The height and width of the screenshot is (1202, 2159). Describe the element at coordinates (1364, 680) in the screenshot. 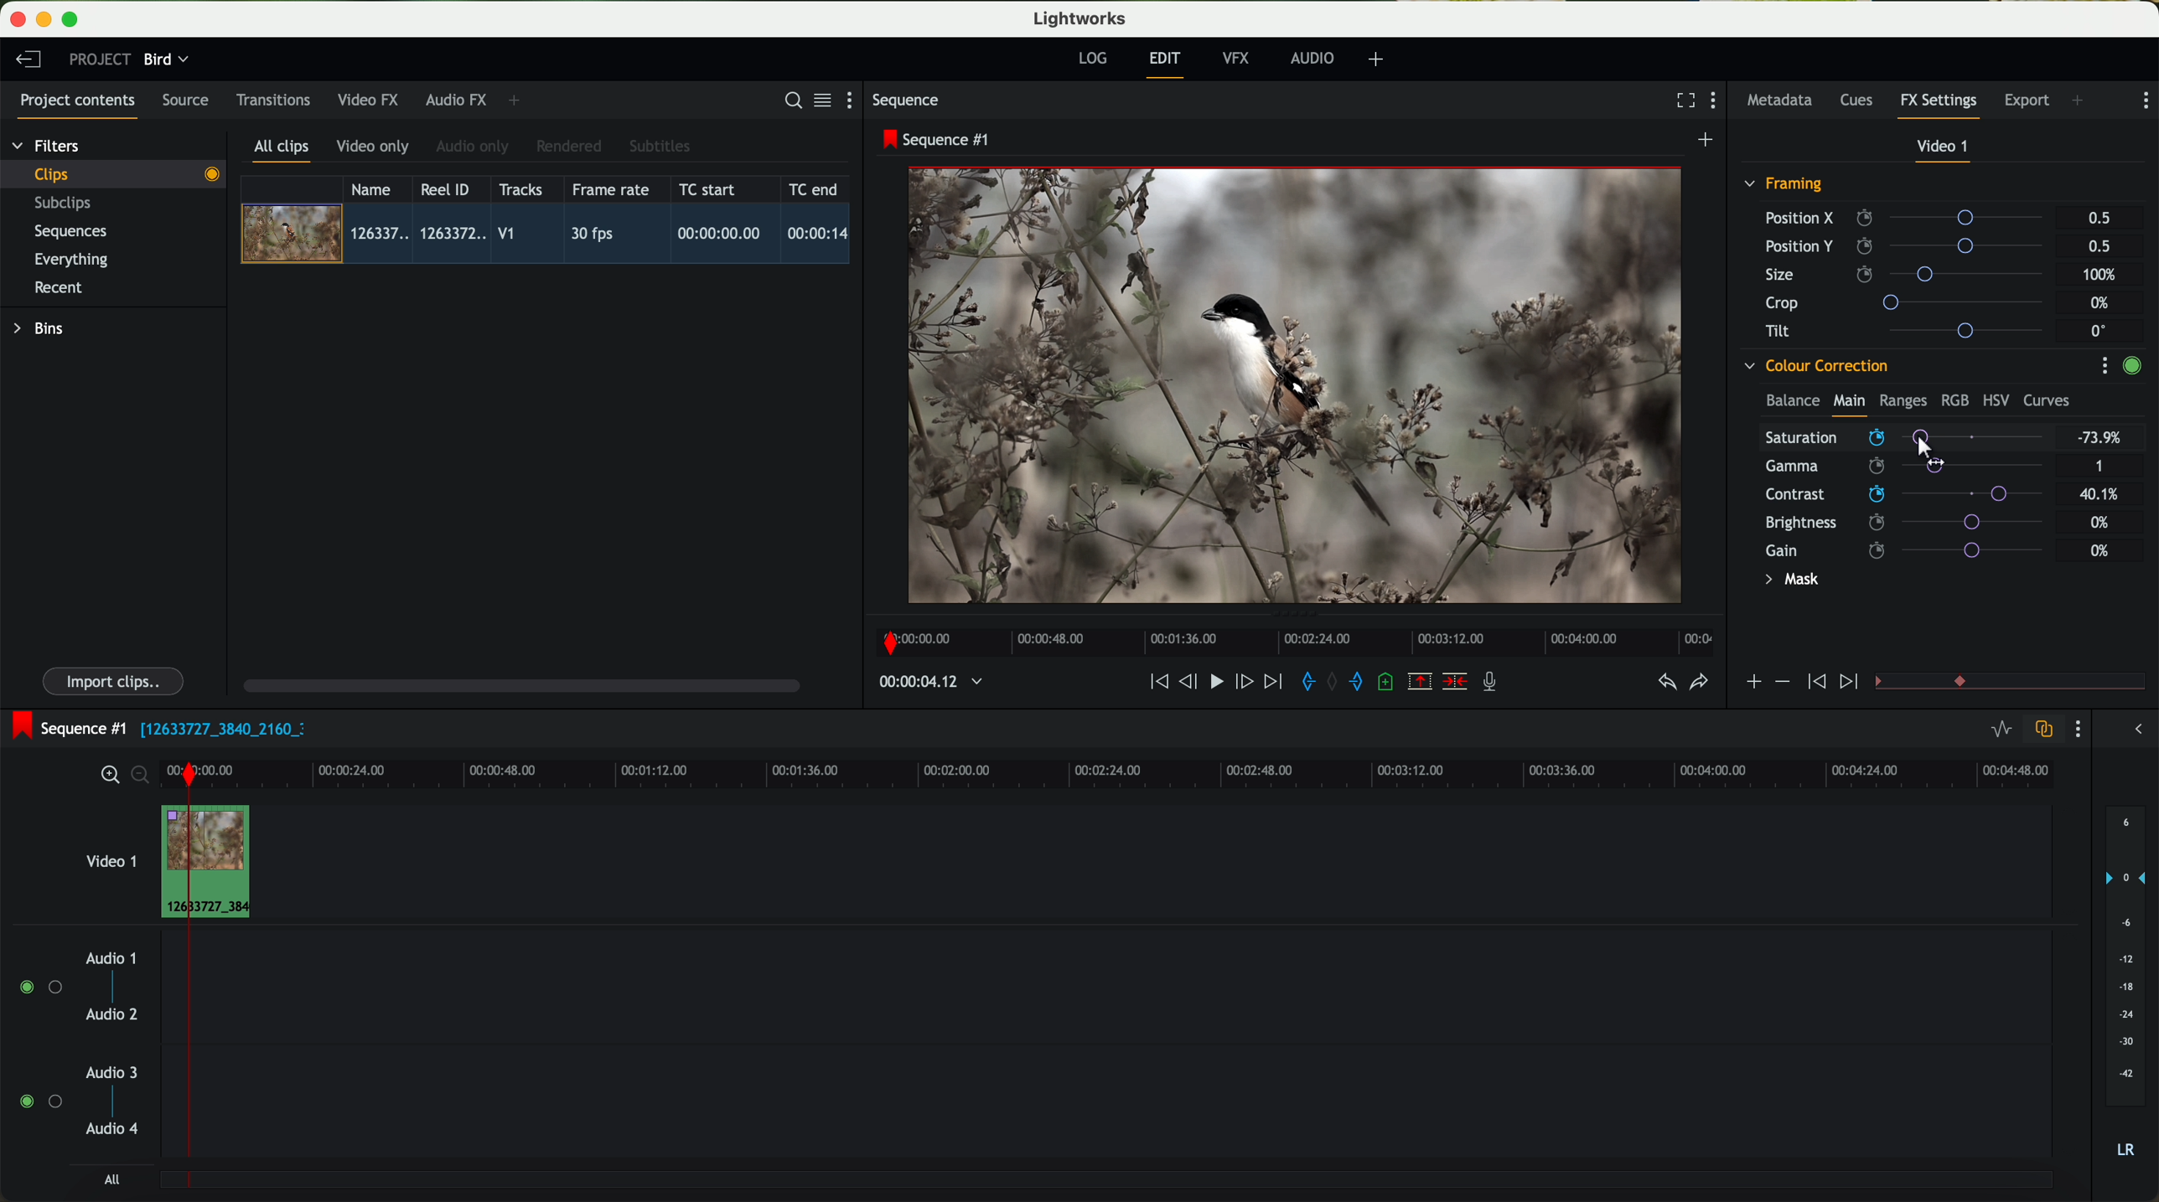

I see `add 'out' mark` at that location.